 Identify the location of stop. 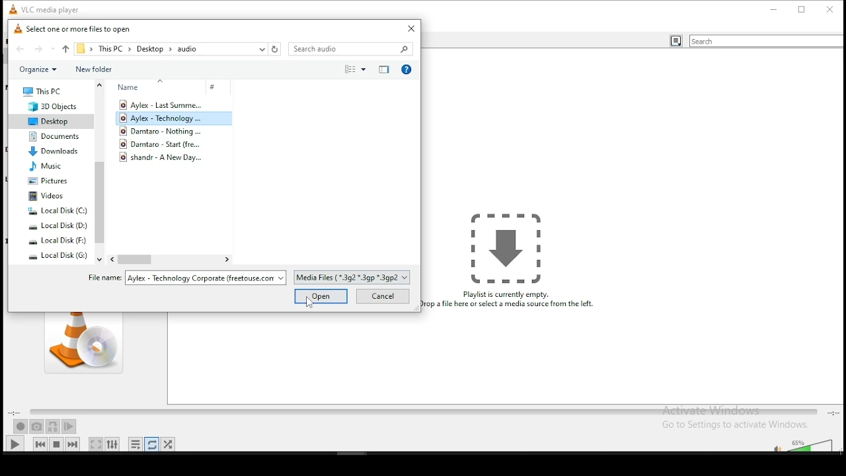
(57, 443).